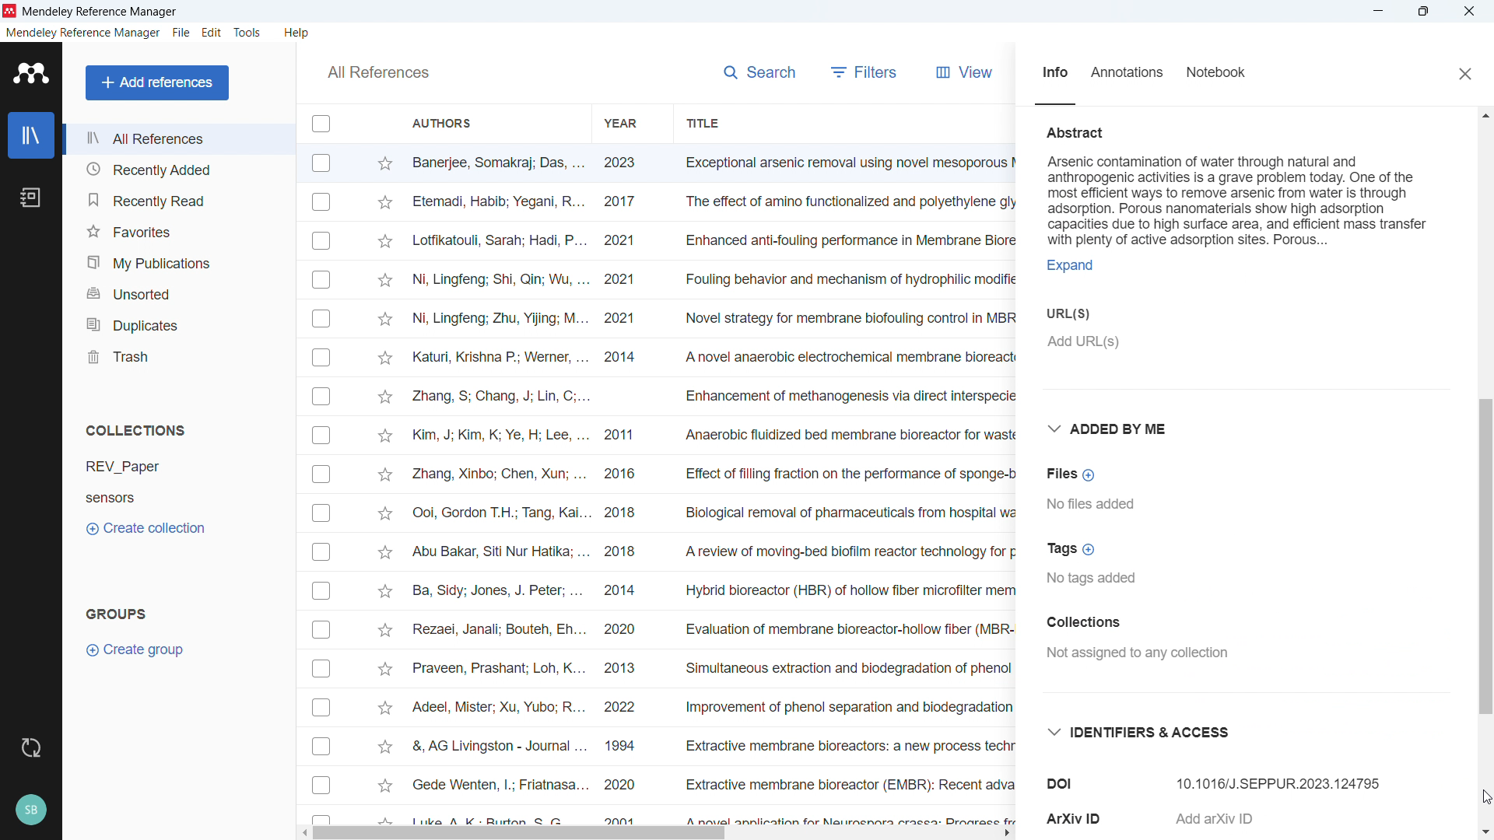 Image resolution: width=1494 pixels, height=840 pixels. Describe the element at coordinates (323, 629) in the screenshot. I see `` at that location.